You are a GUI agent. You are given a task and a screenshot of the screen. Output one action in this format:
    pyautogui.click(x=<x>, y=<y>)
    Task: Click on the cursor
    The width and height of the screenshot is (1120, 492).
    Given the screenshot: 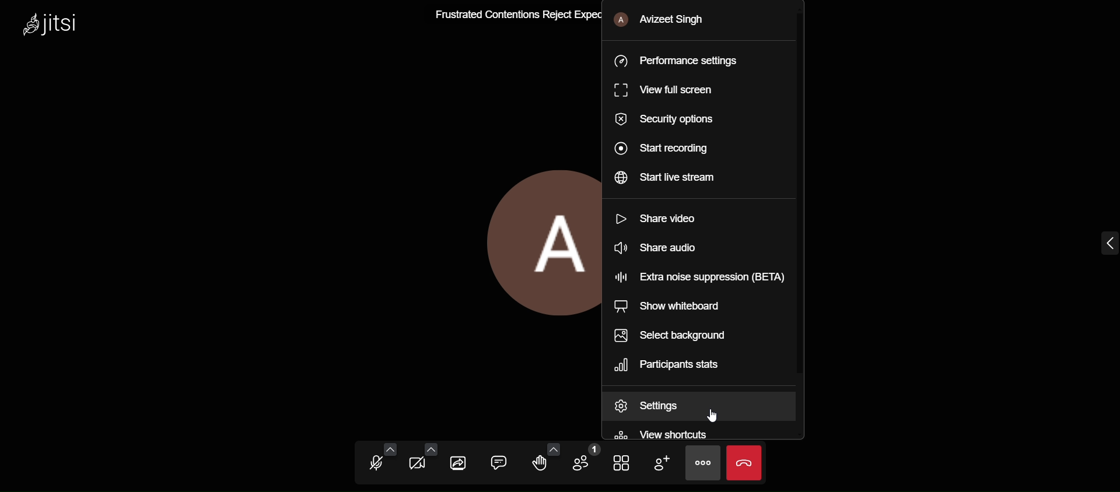 What is the action you would take?
    pyautogui.click(x=720, y=414)
    